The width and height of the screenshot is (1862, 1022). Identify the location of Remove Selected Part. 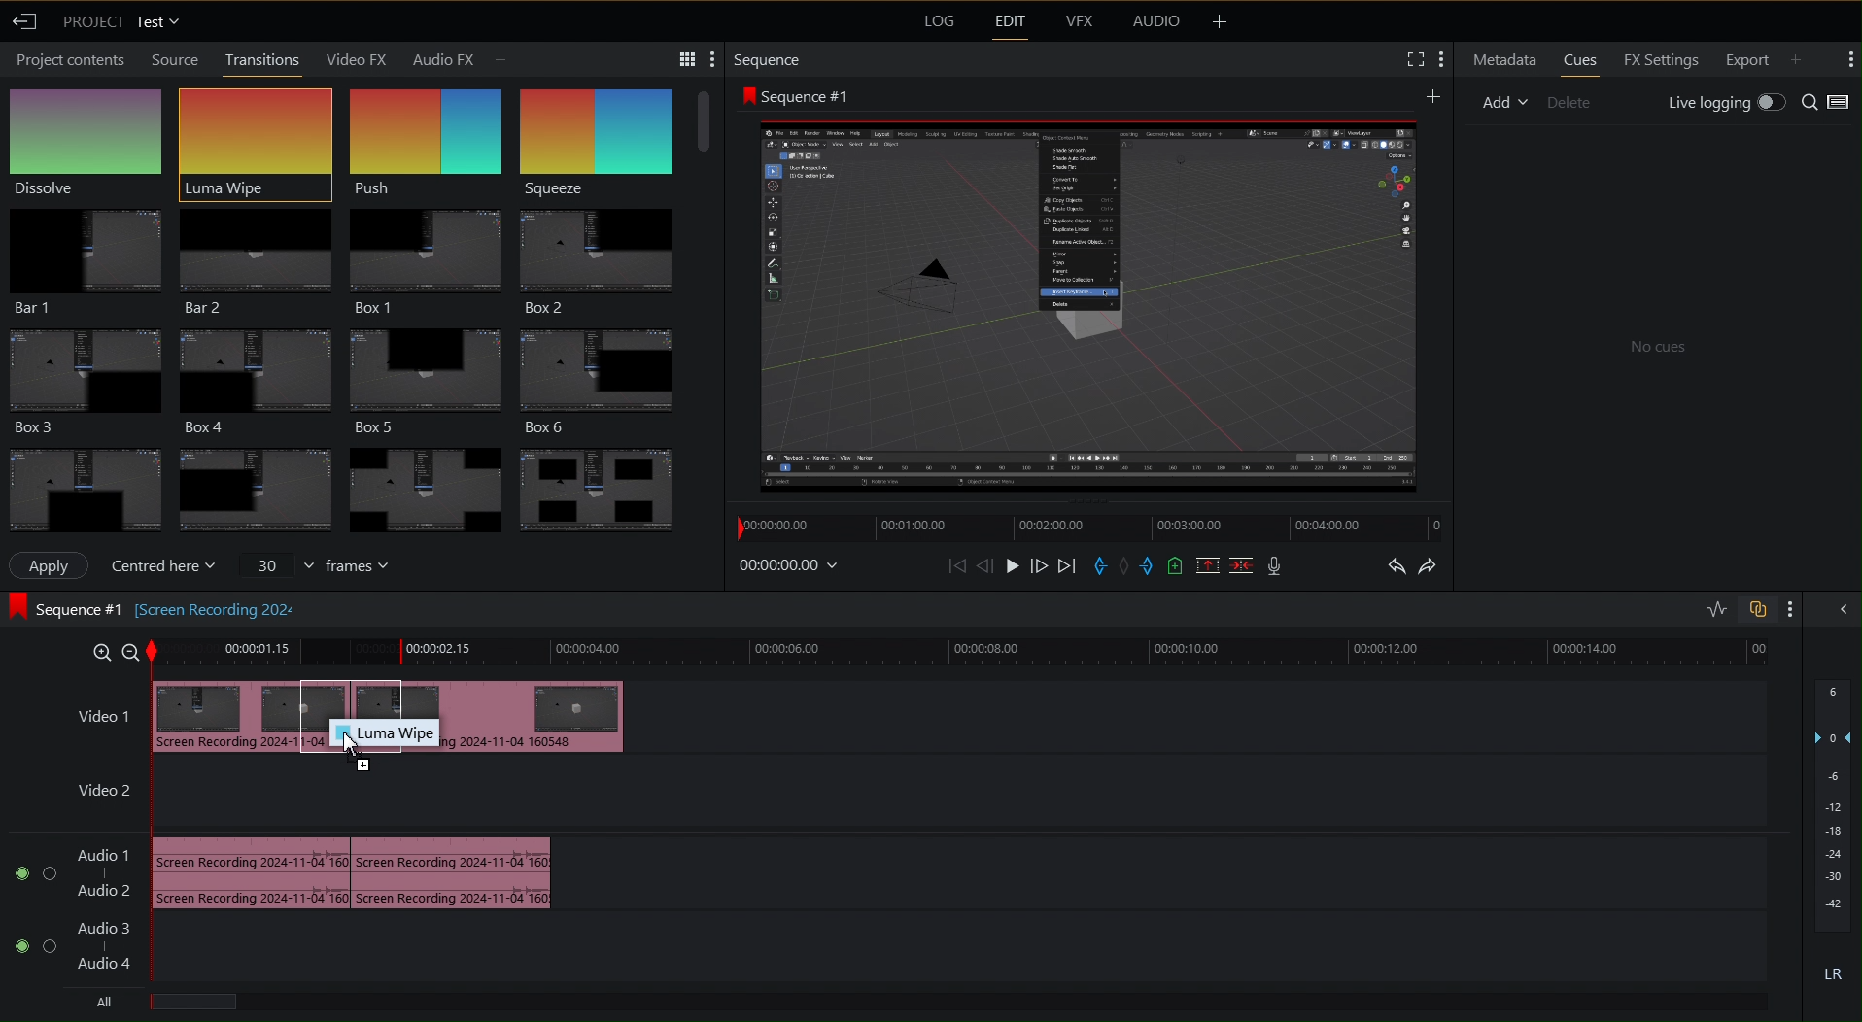
(1209, 565).